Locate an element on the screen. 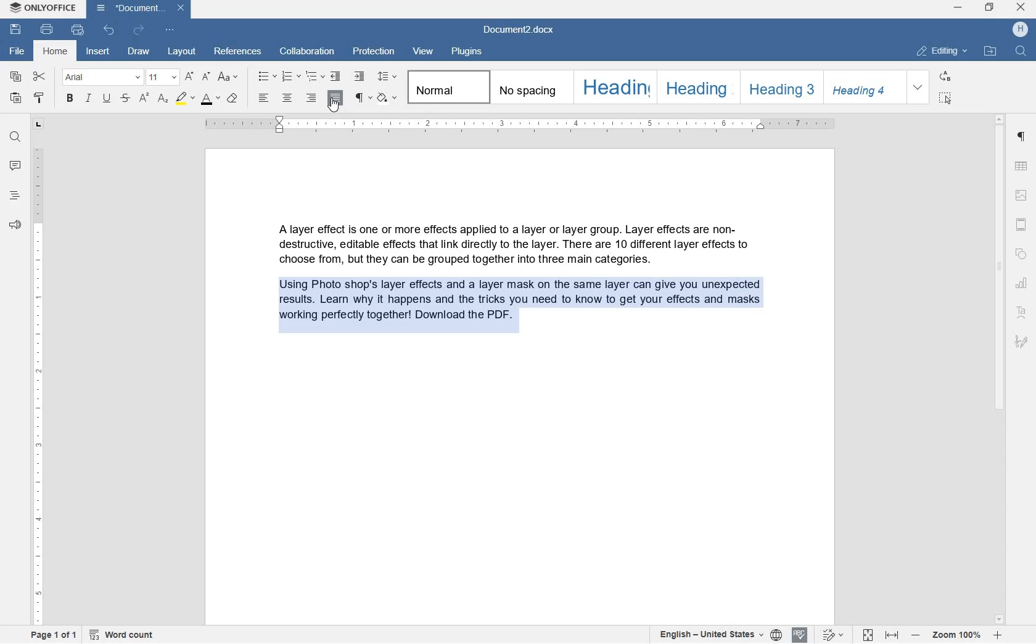  HEADERS & FOOTERS is located at coordinates (1022, 226).